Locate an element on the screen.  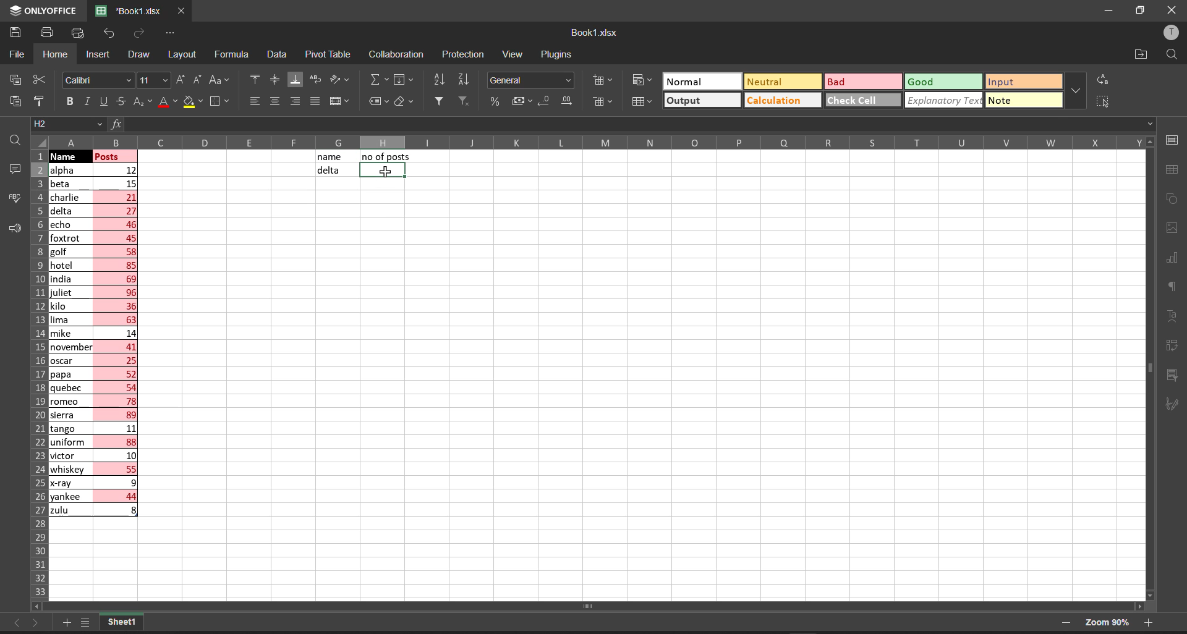
align right is located at coordinates (292, 101).